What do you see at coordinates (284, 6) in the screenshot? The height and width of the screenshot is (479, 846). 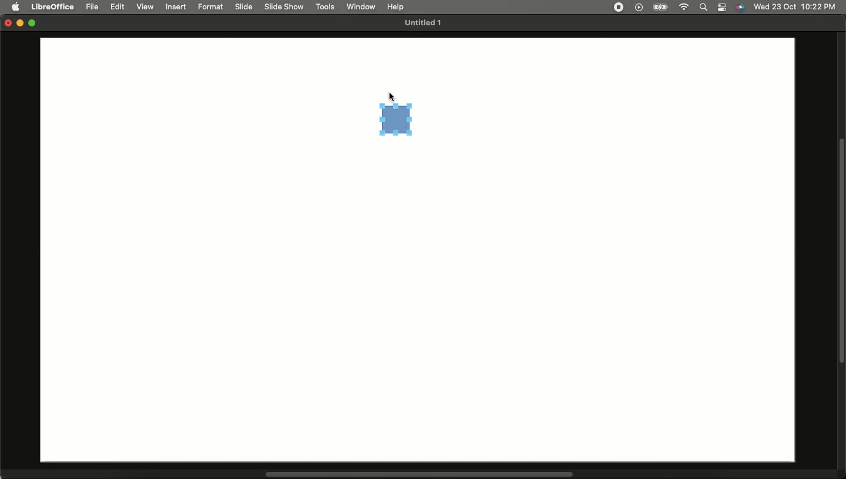 I see `Slide show` at bounding box center [284, 6].